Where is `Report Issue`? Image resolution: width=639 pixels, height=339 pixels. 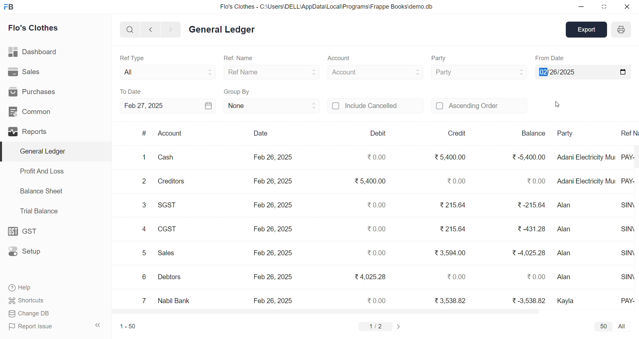
Report Issue is located at coordinates (31, 327).